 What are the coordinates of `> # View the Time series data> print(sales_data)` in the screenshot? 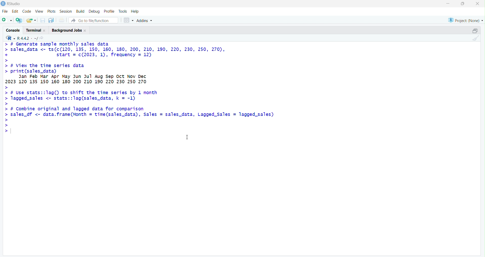 It's located at (95, 69).